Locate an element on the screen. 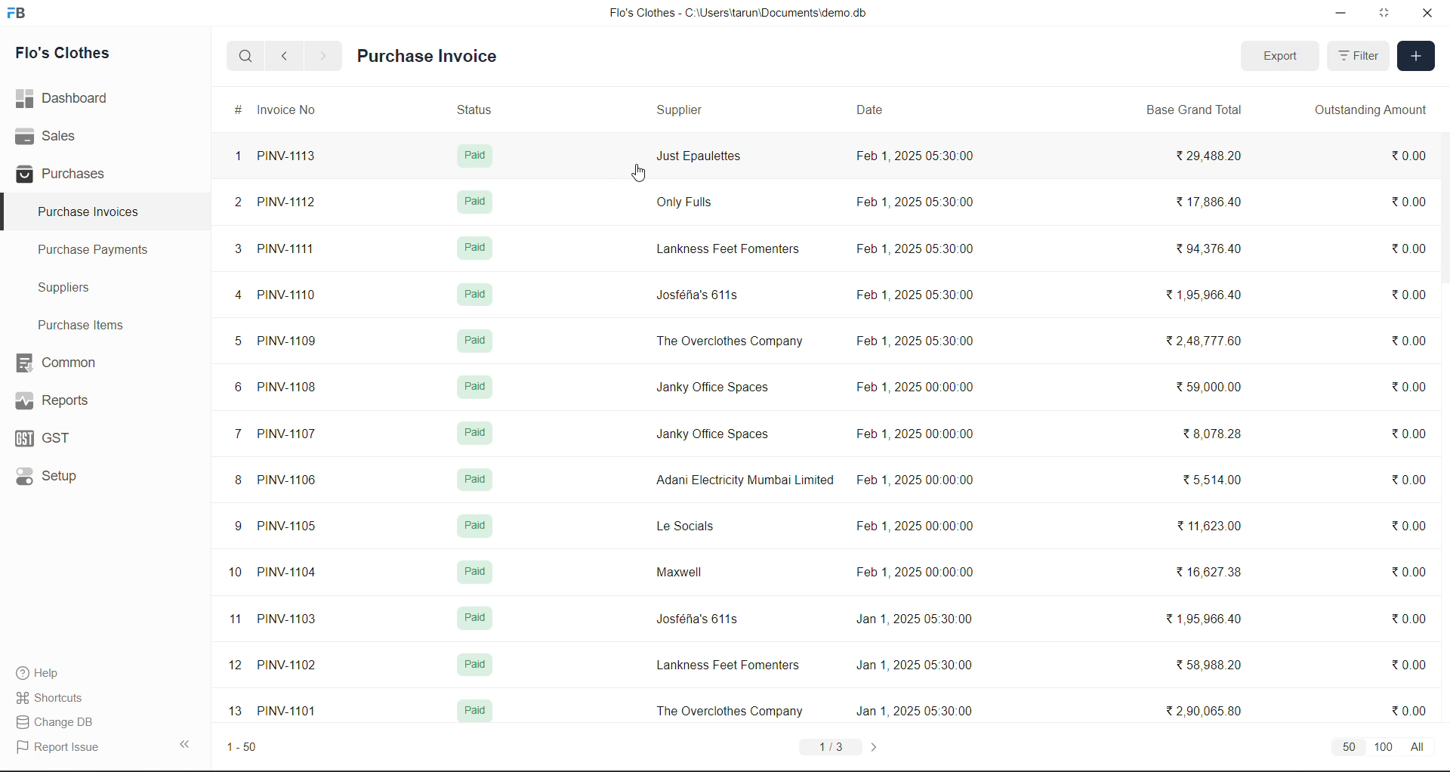  ₹0.00 is located at coordinates (1408, 391).